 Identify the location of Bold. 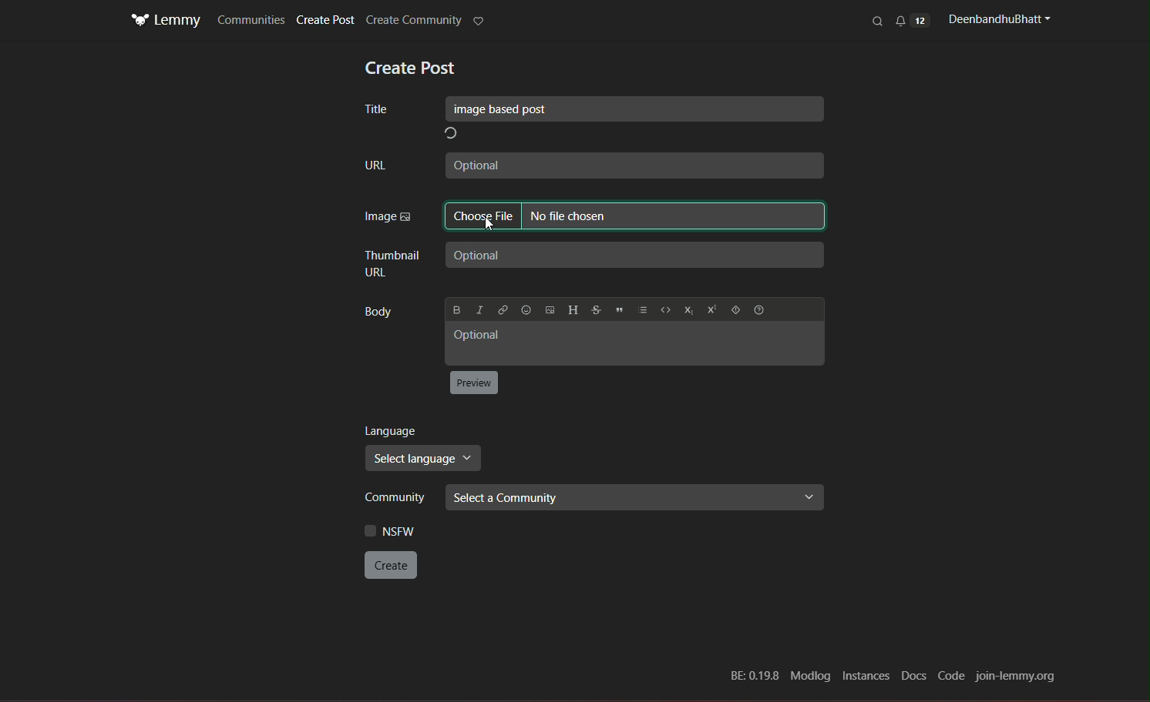
(456, 308).